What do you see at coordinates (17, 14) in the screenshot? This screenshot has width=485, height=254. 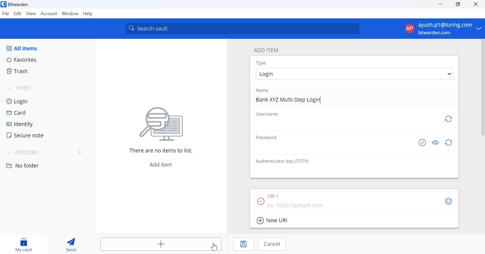 I see `Edit` at bounding box center [17, 14].